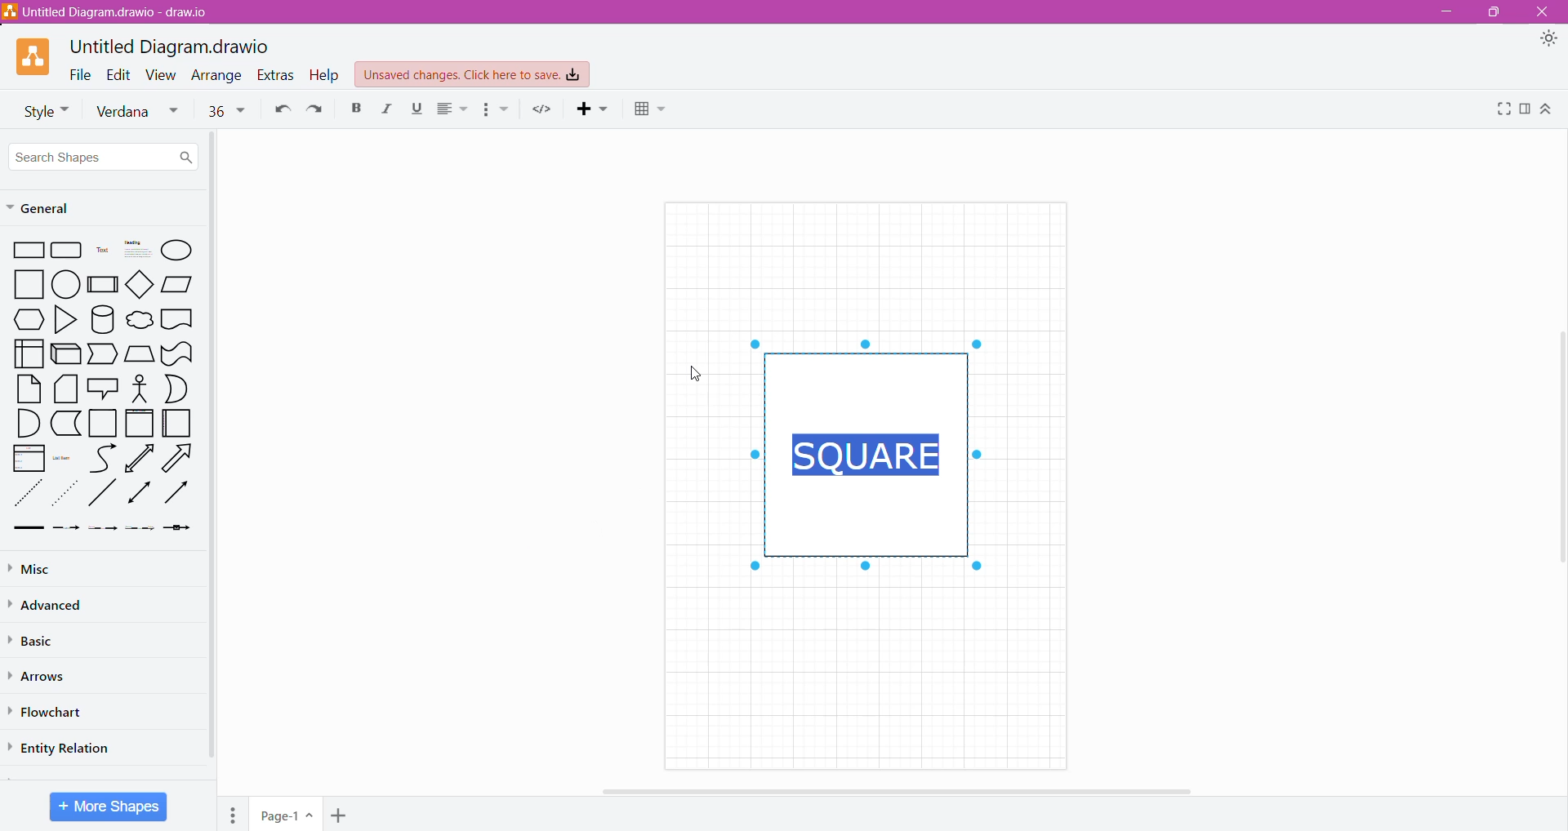  What do you see at coordinates (176, 493) in the screenshot?
I see `Rightward Thick Arrow ` at bounding box center [176, 493].